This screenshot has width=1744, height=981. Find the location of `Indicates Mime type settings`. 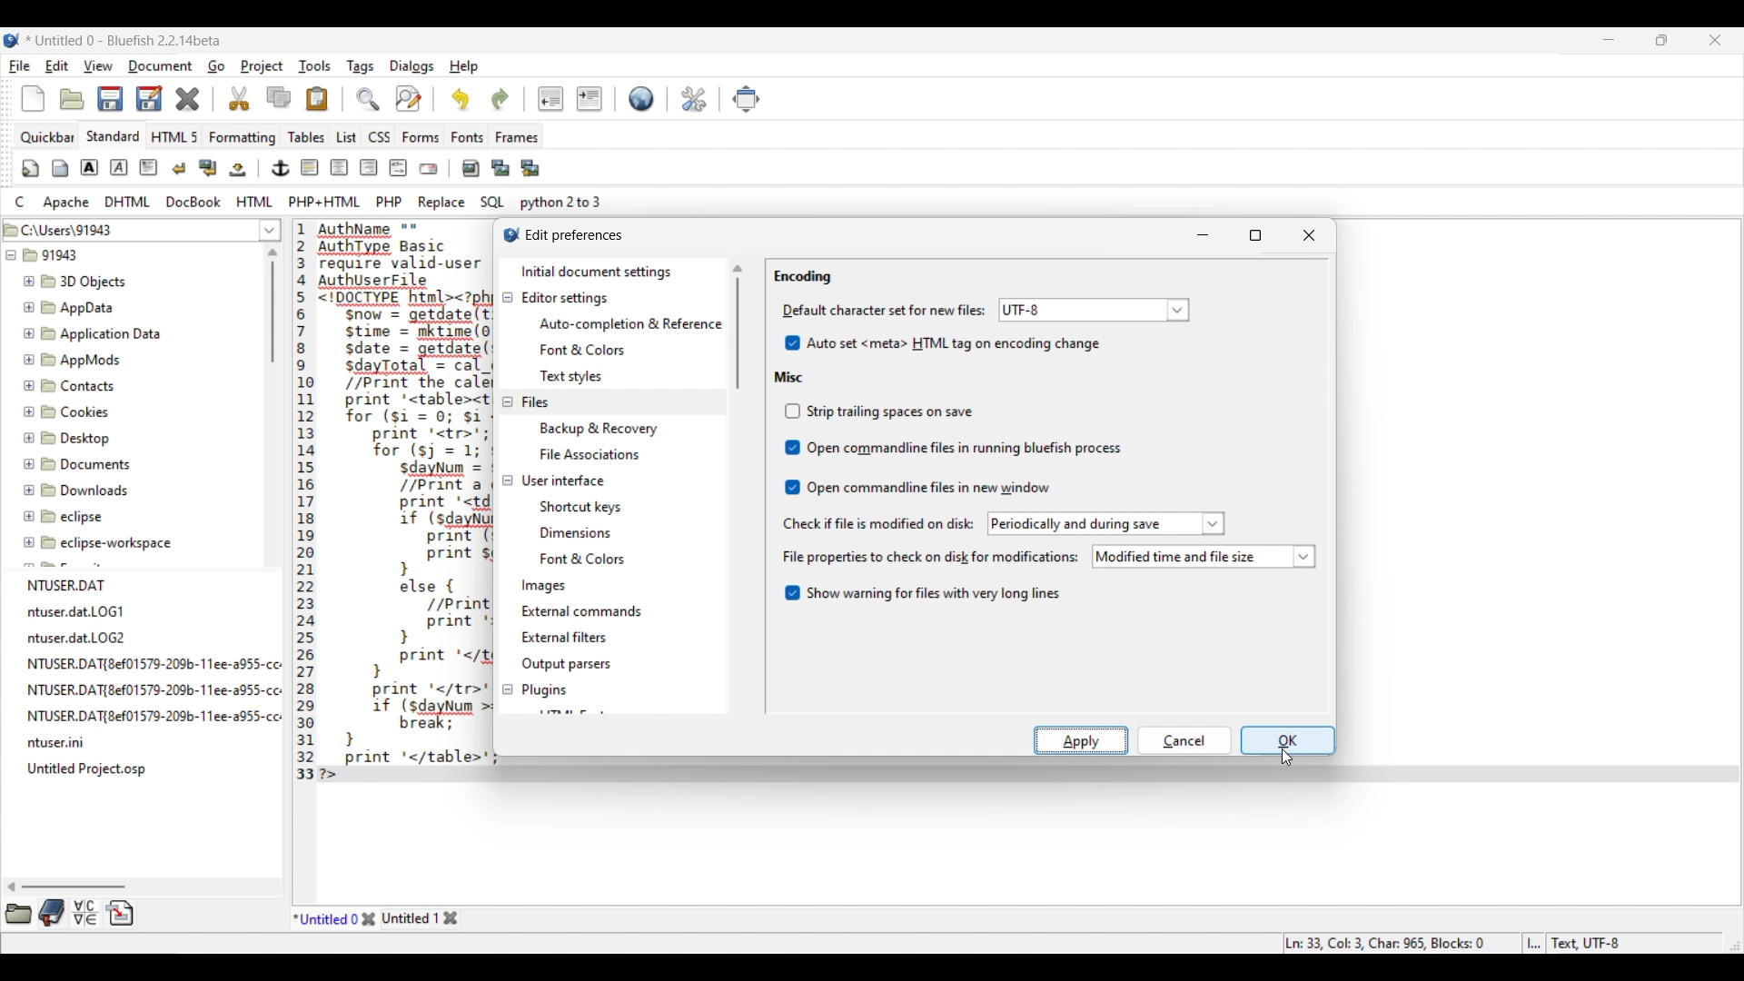

Indicates Mime type settings is located at coordinates (885, 309).